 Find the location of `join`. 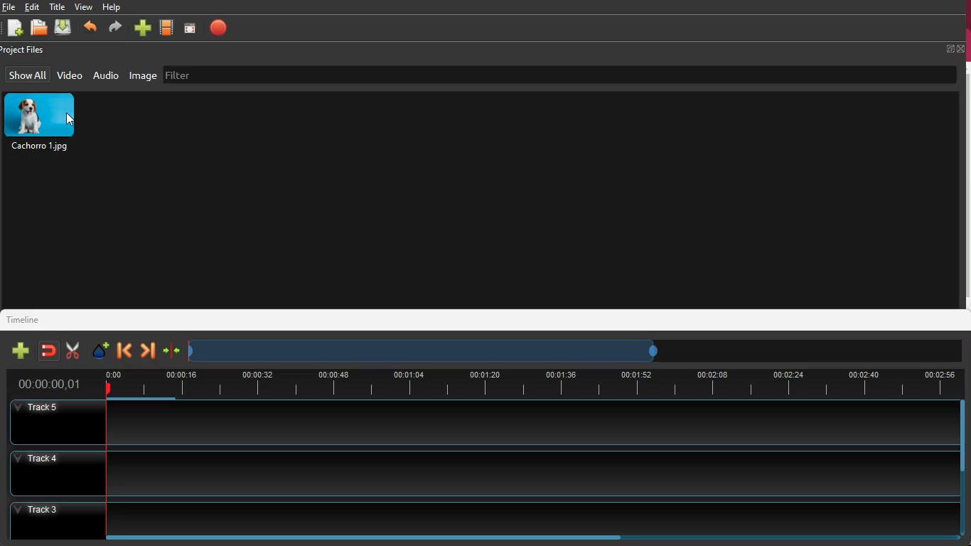

join is located at coordinates (50, 350).